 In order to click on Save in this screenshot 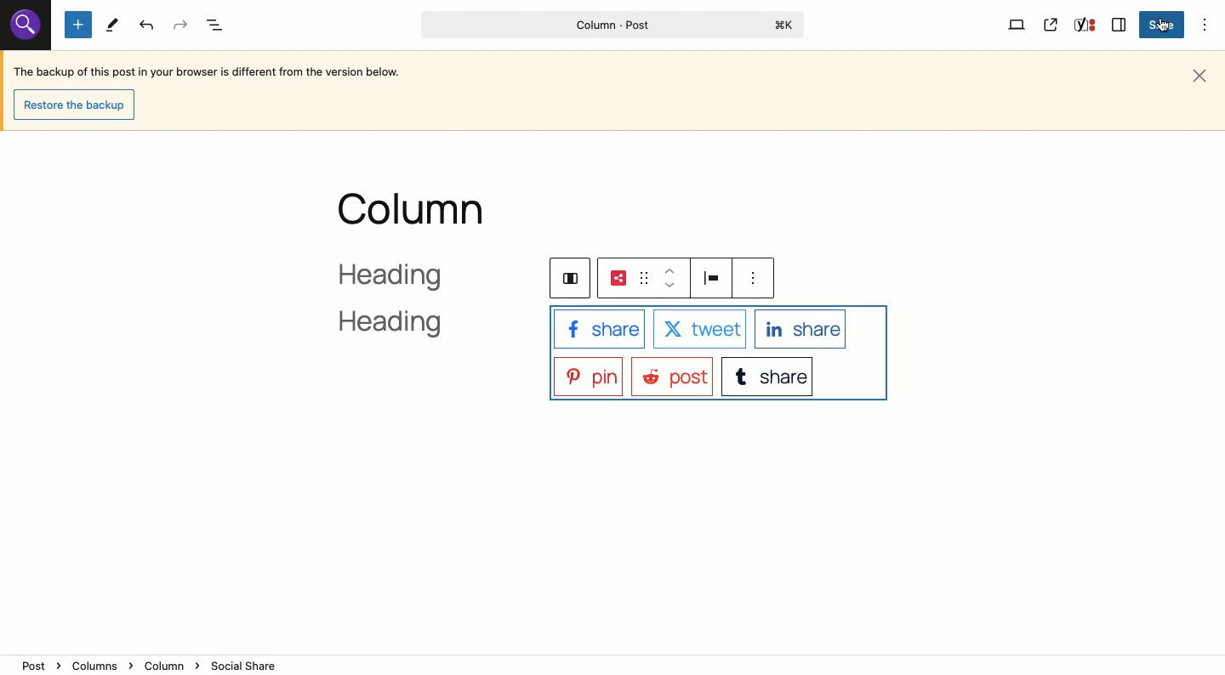, I will do `click(1164, 26)`.